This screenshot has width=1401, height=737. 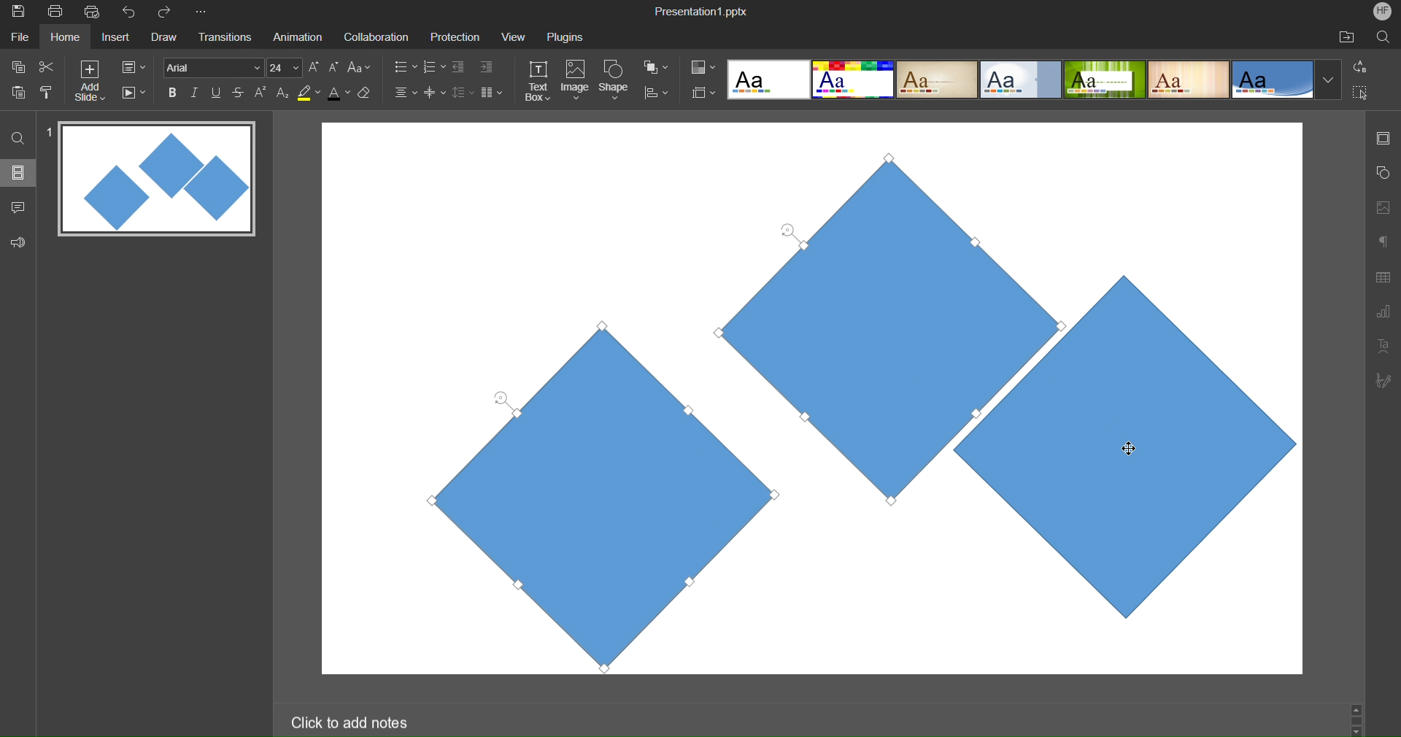 What do you see at coordinates (1383, 314) in the screenshot?
I see `Graph` at bounding box center [1383, 314].